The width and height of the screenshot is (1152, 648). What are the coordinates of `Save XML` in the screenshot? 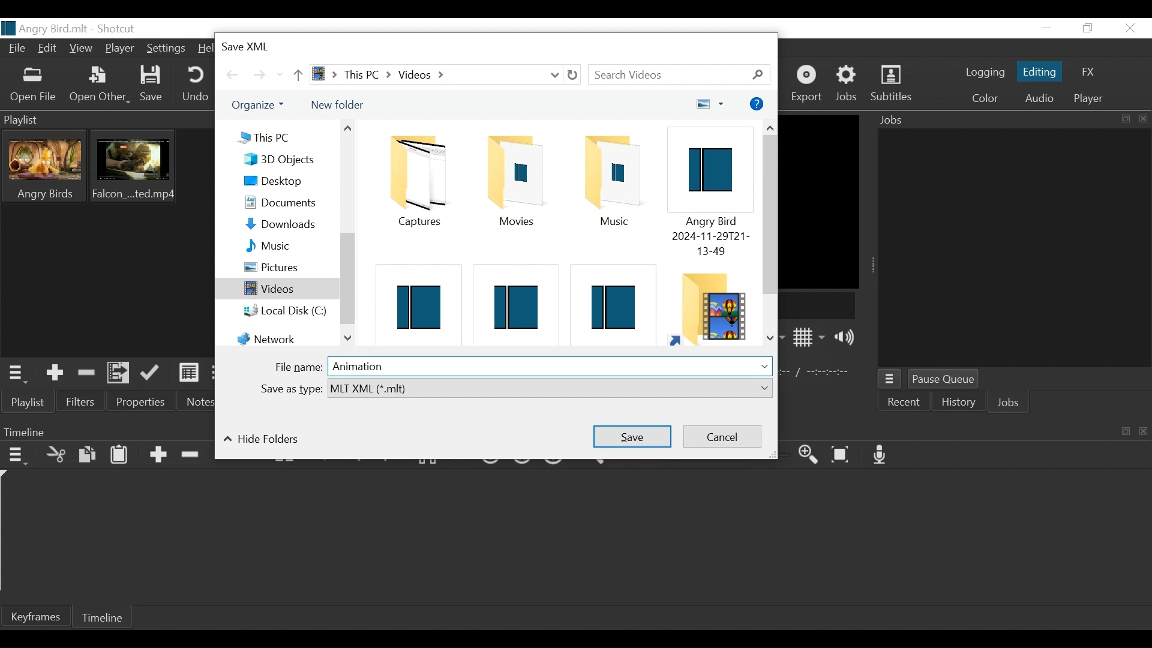 It's located at (257, 44).